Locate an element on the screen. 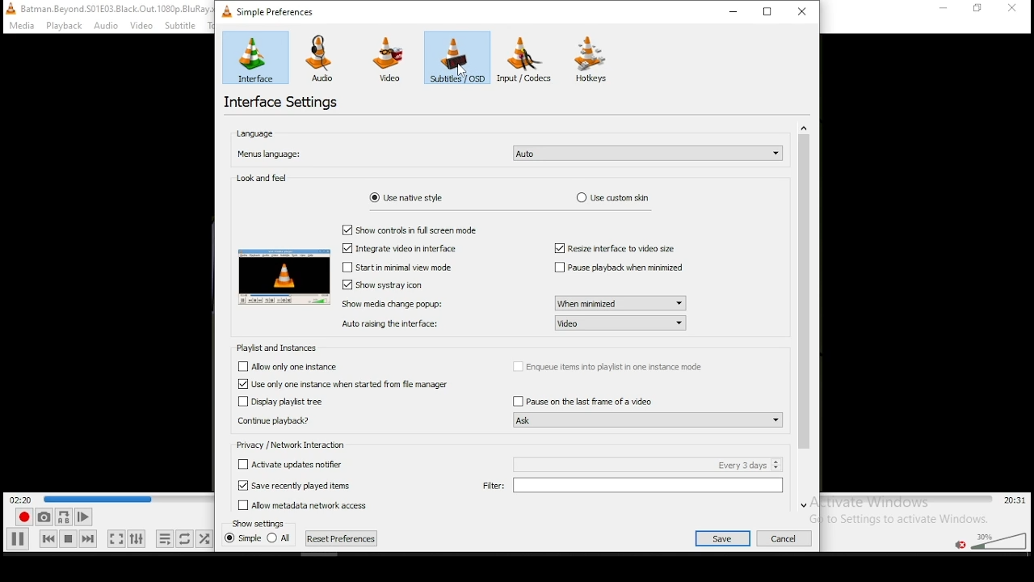  show settings is located at coordinates (260, 523).